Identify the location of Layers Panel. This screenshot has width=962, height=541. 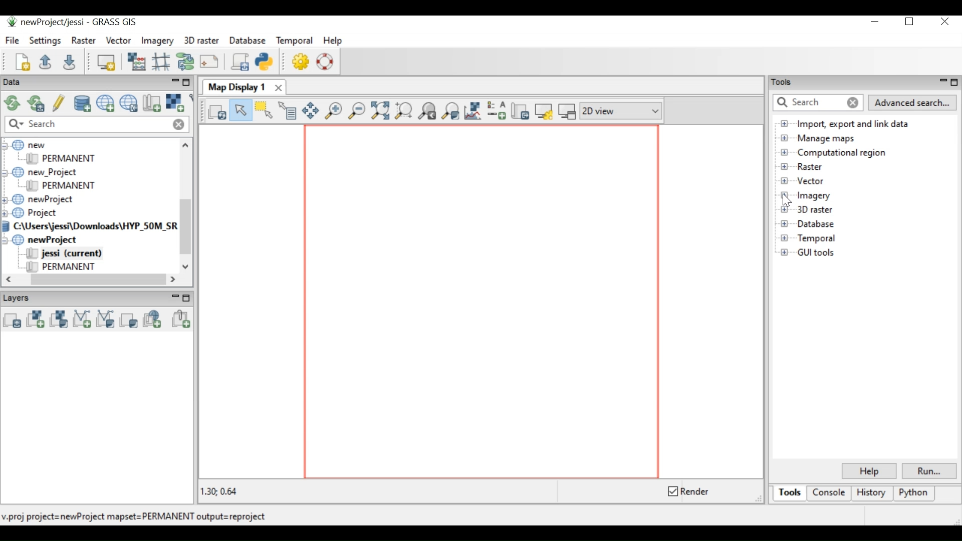
(79, 299).